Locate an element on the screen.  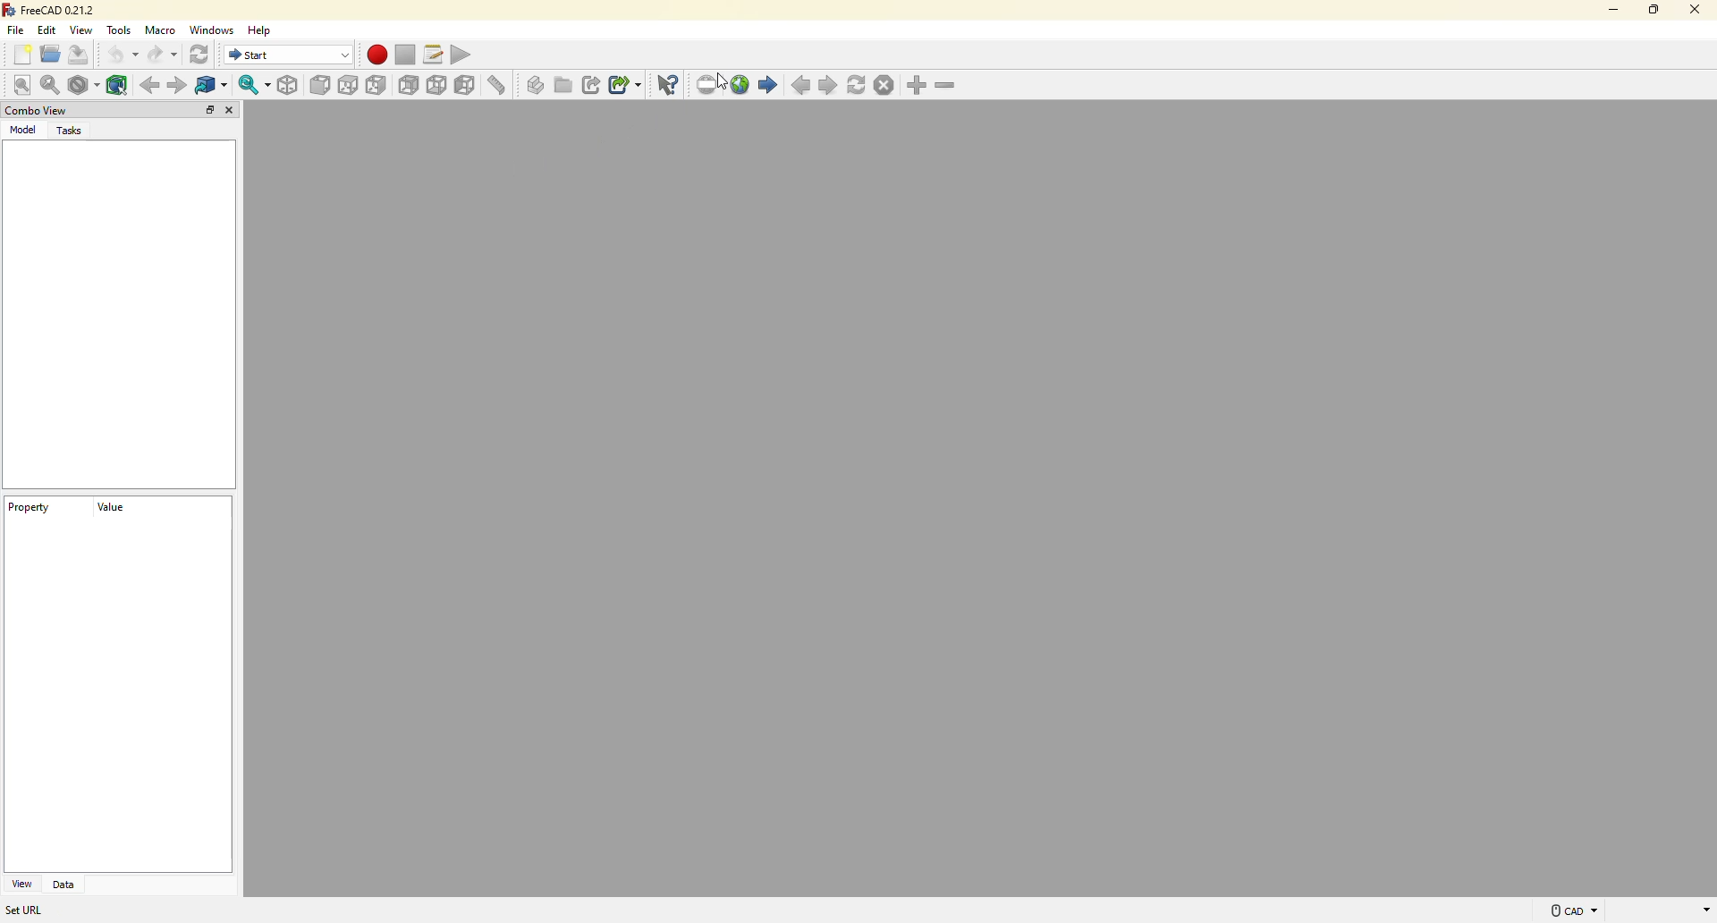
forward is located at coordinates (177, 86).